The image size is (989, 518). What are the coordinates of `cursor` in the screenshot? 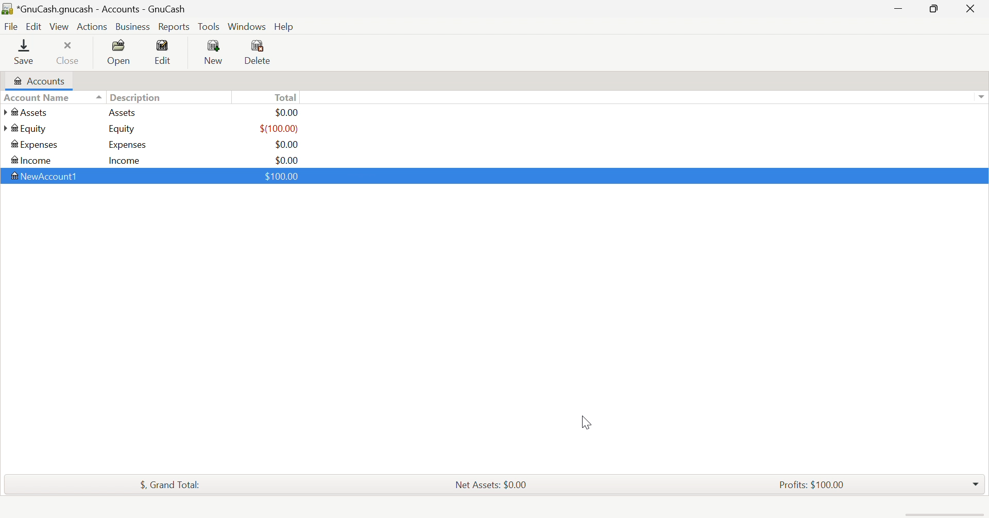 It's located at (583, 421).